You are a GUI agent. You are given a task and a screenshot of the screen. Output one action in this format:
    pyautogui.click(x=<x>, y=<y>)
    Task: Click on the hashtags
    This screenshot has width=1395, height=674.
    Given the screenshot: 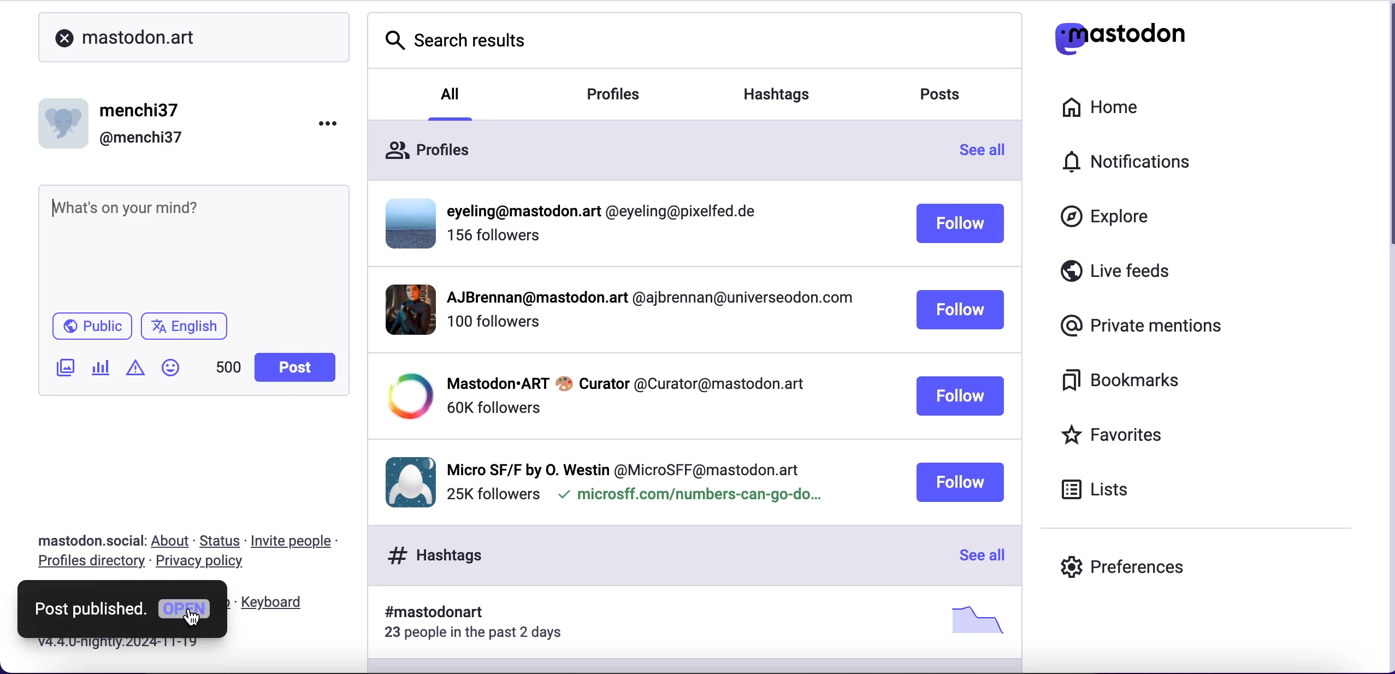 What is the action you would take?
    pyautogui.click(x=652, y=555)
    